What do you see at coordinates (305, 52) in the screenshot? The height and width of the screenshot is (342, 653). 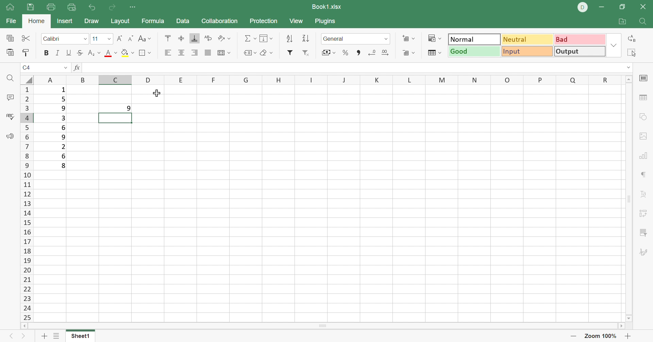 I see `Remove filter` at bounding box center [305, 52].